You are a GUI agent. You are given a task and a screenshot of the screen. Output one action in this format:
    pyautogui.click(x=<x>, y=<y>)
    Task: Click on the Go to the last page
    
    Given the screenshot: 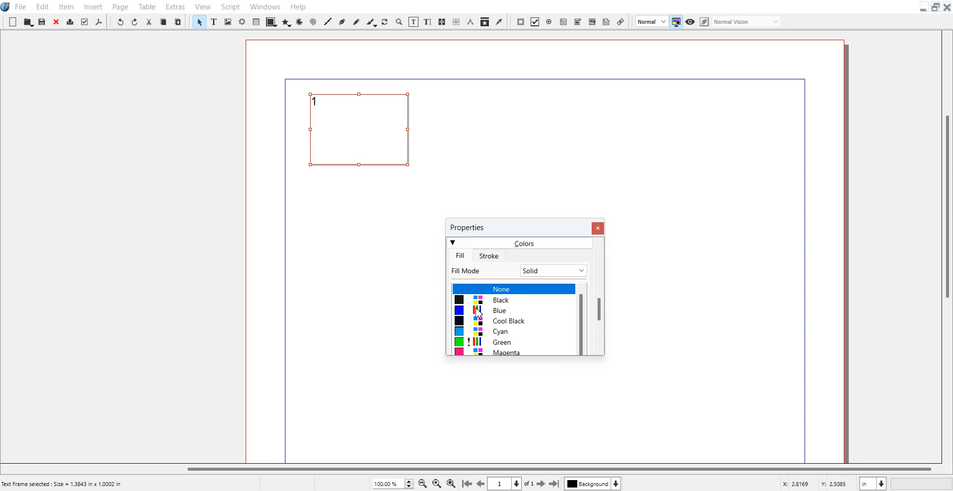 What is the action you would take?
    pyautogui.click(x=554, y=484)
    